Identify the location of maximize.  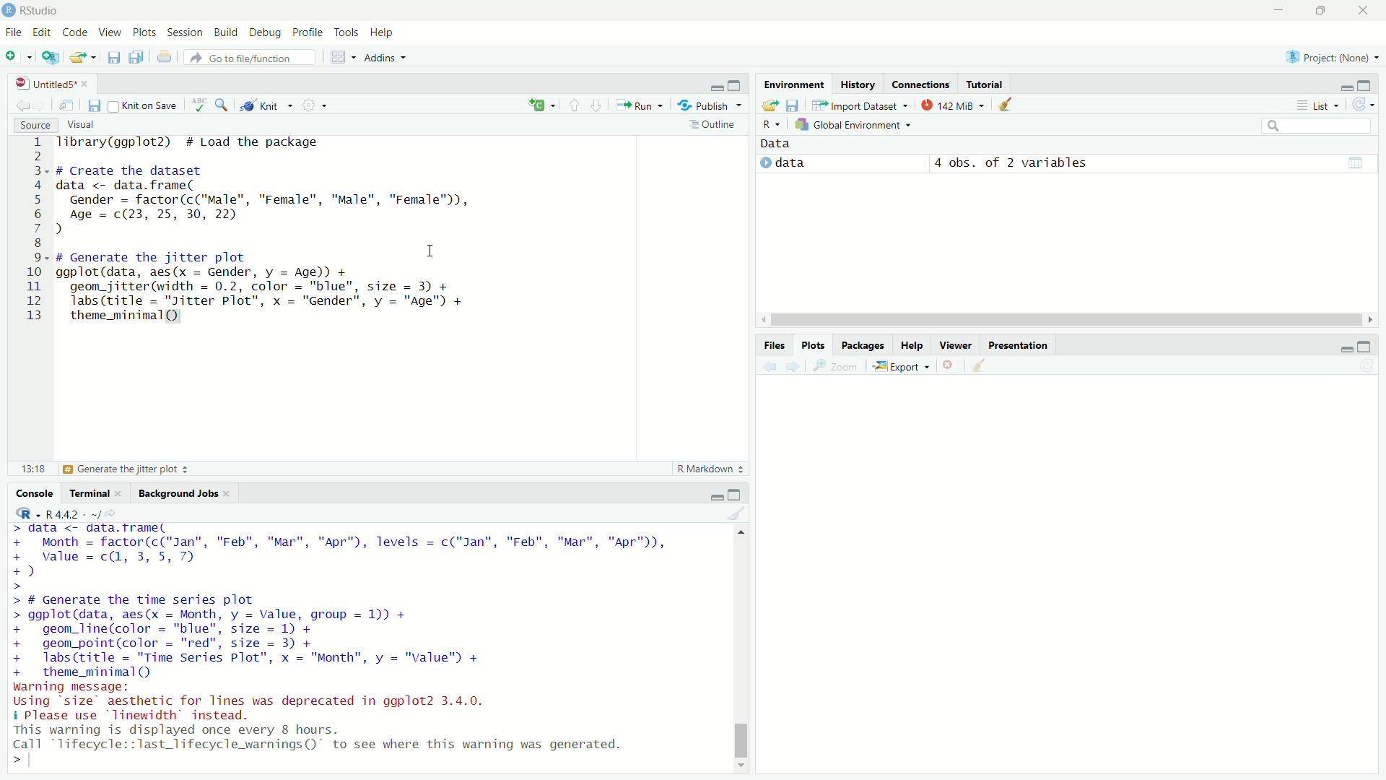
(1370, 345).